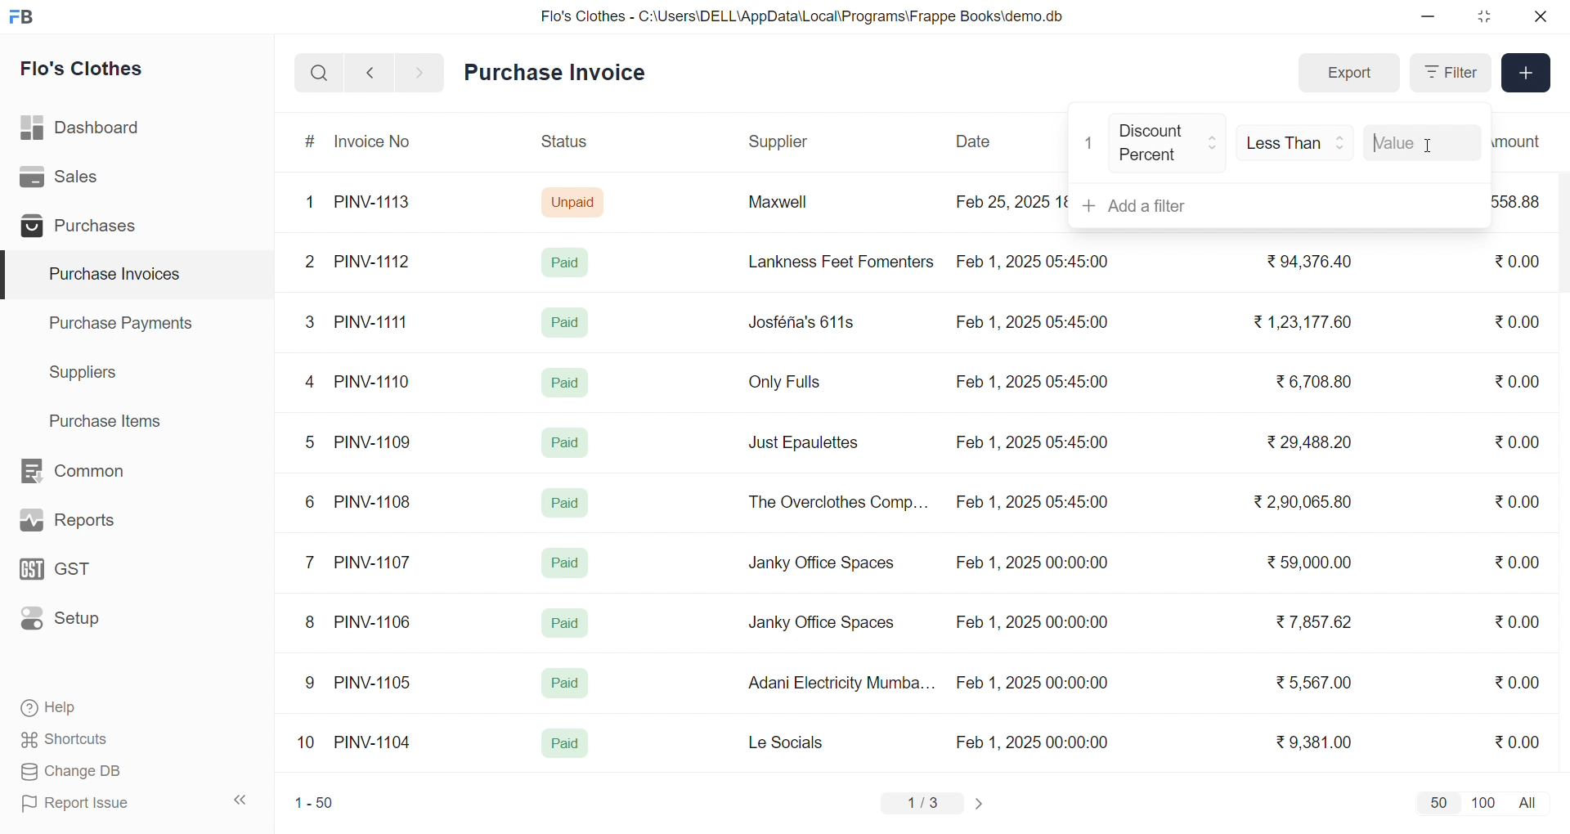 The width and height of the screenshot is (1570, 834). Describe the element at coordinates (1514, 262) in the screenshot. I see `₹0.00` at that location.